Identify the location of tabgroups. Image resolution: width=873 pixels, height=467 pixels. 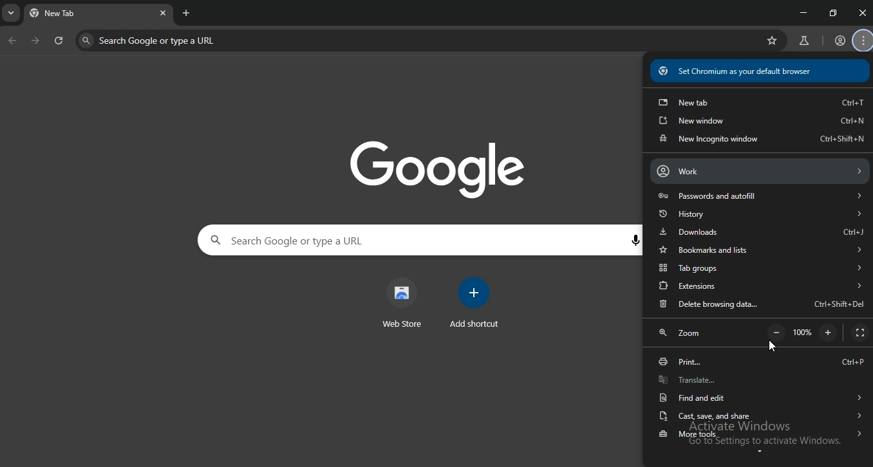
(761, 268).